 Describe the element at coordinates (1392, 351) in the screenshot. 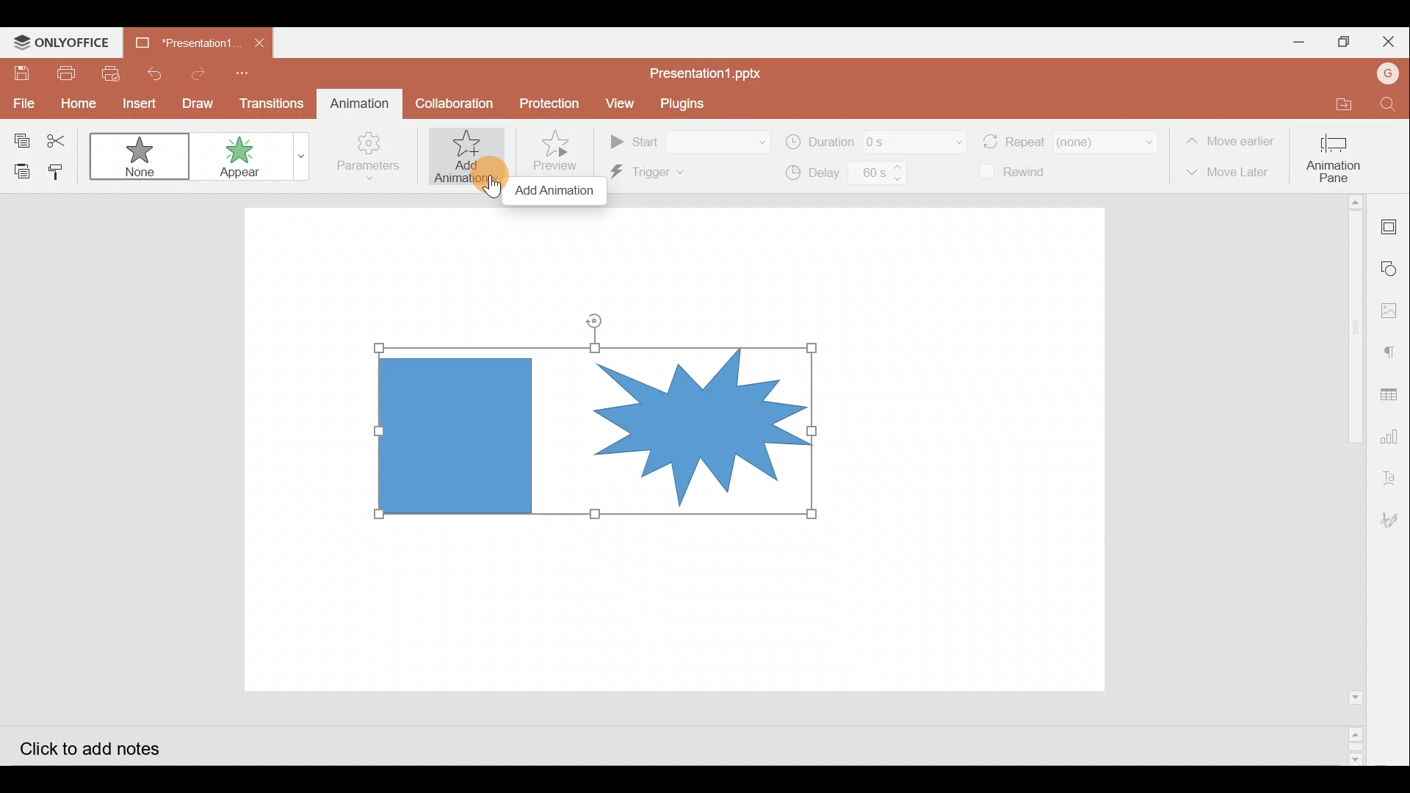

I see `Paragraph settings` at that location.